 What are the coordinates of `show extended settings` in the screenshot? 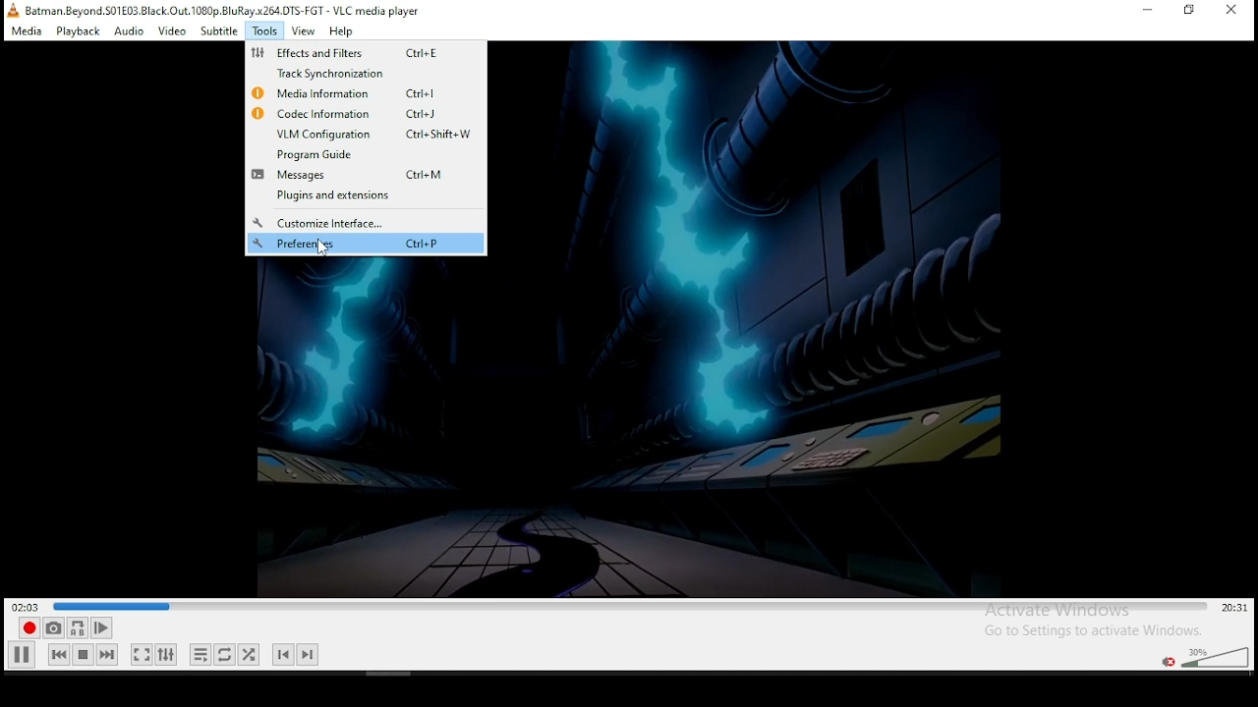 It's located at (165, 655).